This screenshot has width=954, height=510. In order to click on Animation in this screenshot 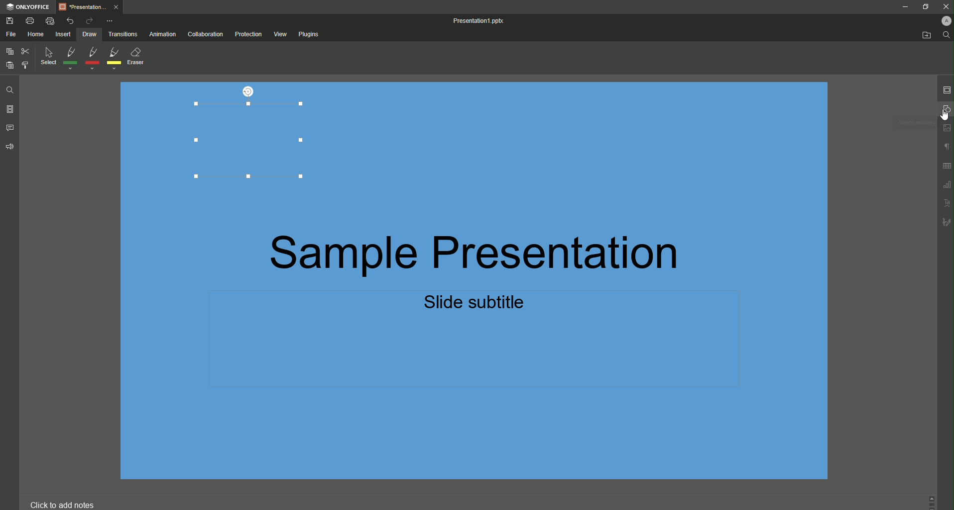, I will do `click(163, 35)`.